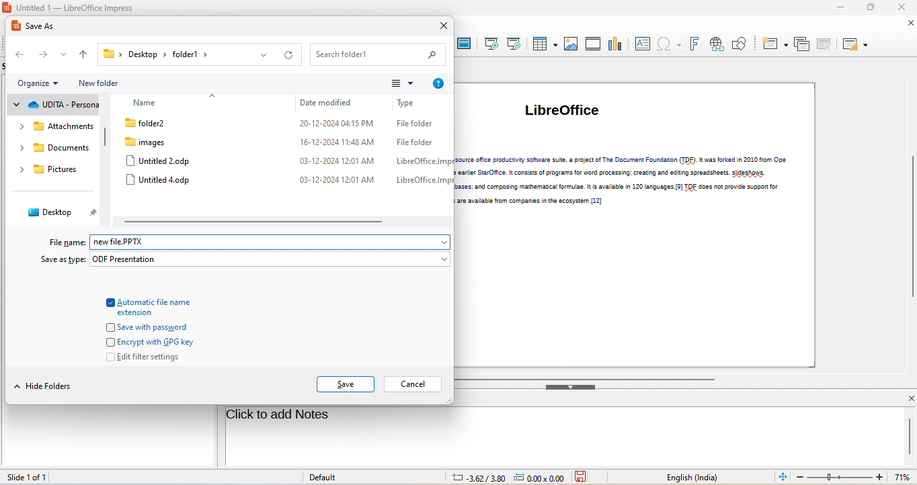 The width and height of the screenshot is (917, 485). Describe the element at coordinates (19, 54) in the screenshot. I see `back` at that location.